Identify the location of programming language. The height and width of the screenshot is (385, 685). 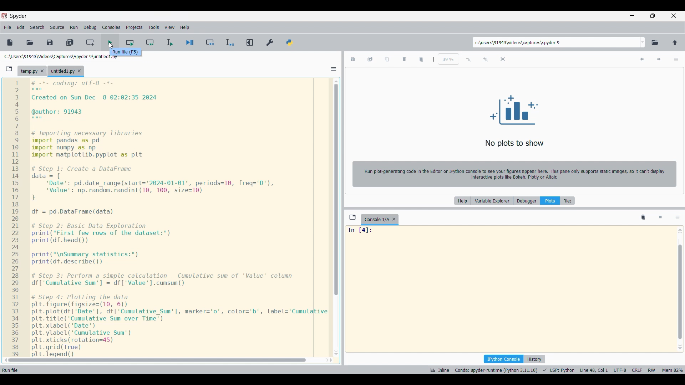
(557, 370).